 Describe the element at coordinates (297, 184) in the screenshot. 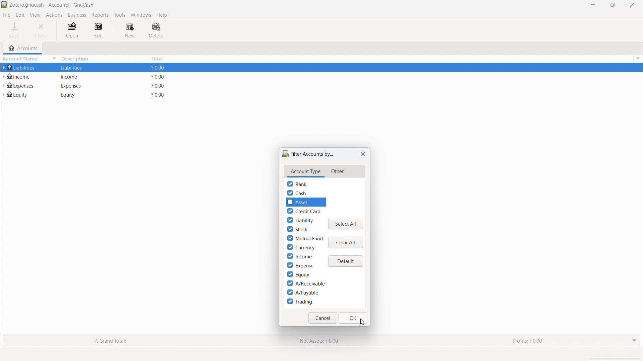

I see `bank` at that location.